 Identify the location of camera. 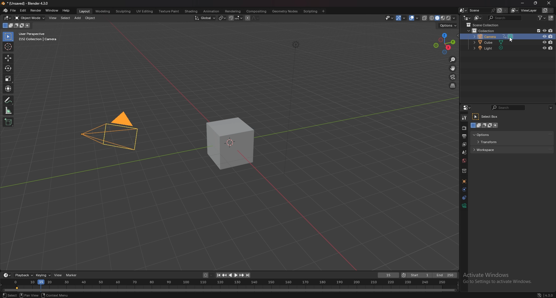
(110, 134).